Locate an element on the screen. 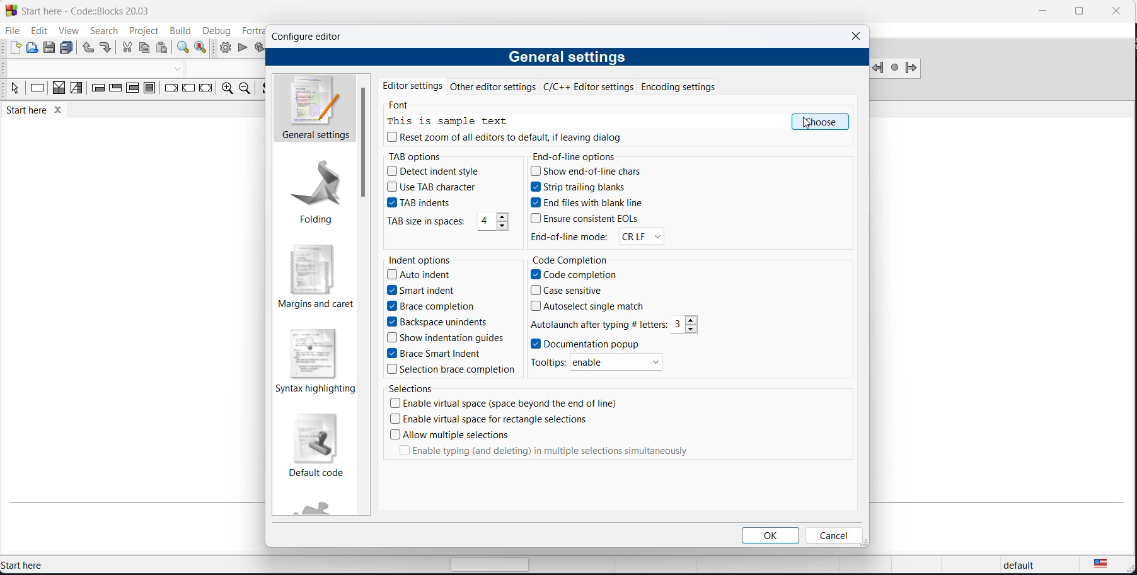 The image size is (1137, 575). reset zoom checkbox is located at coordinates (511, 141).